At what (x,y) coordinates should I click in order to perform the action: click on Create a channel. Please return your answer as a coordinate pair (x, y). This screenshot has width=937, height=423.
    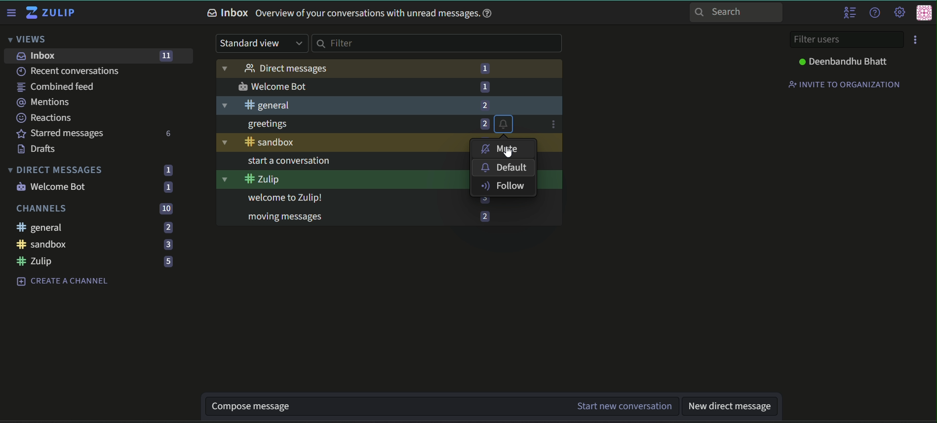
    Looking at the image, I should click on (63, 282).